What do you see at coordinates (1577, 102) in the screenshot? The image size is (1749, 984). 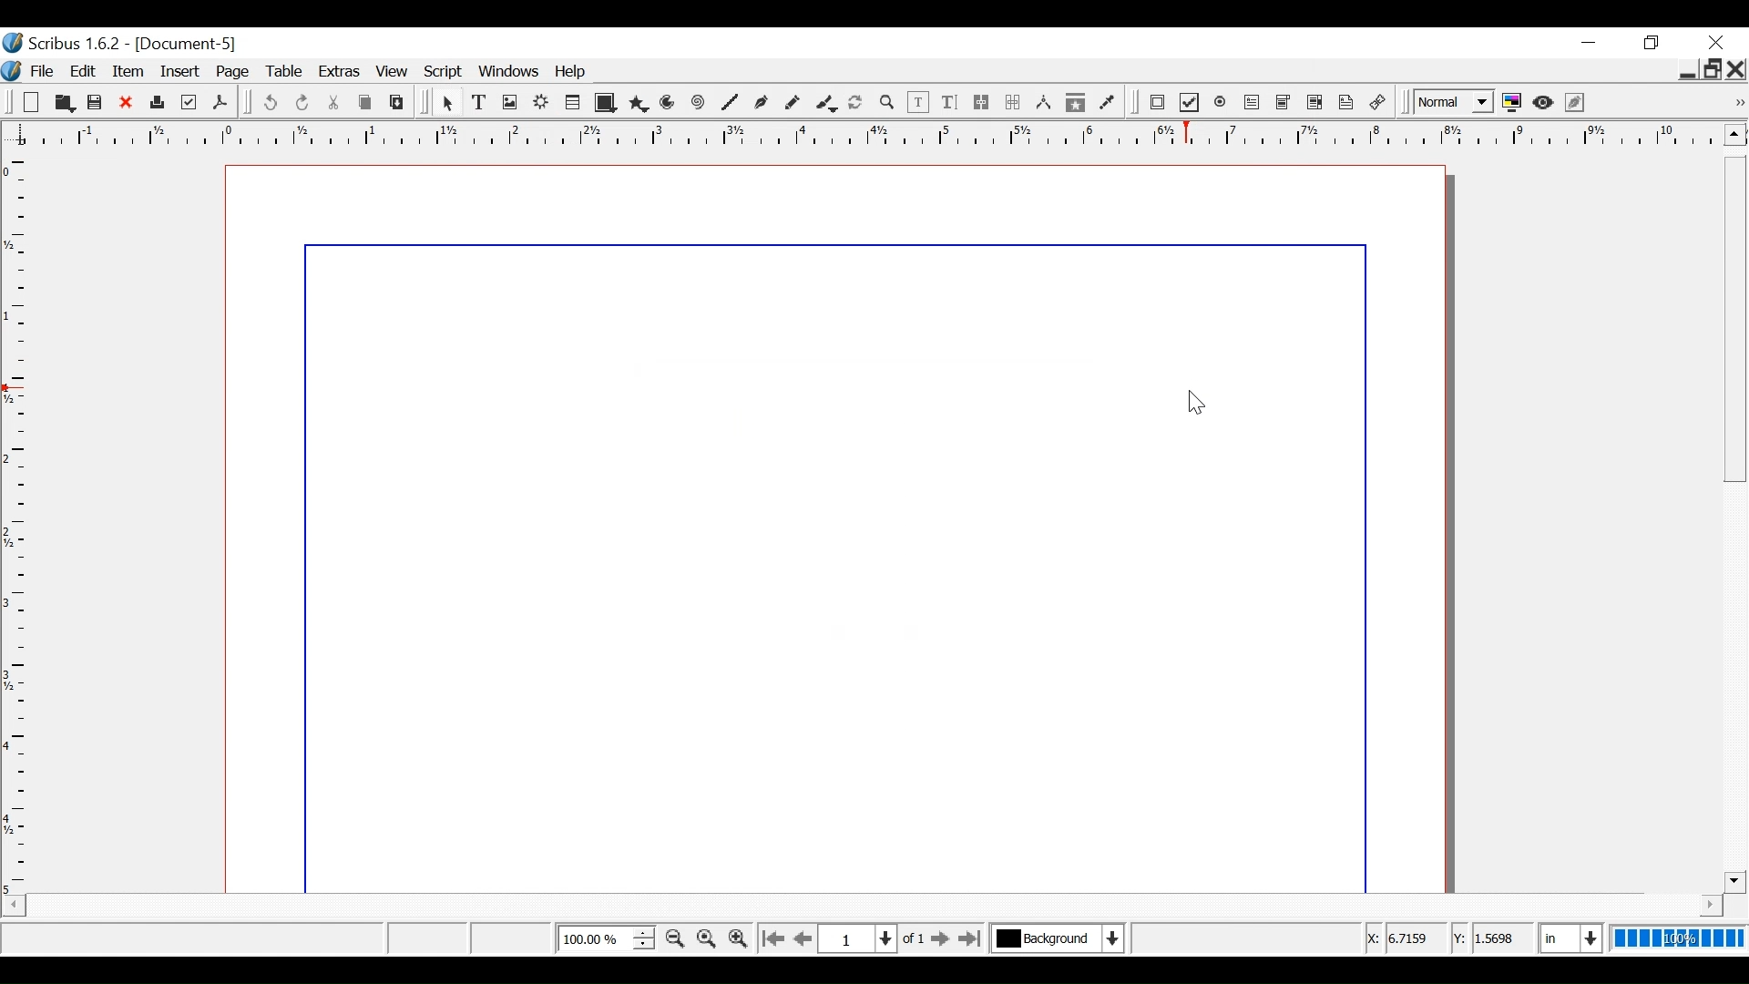 I see `Edit in Preview mode` at bounding box center [1577, 102].